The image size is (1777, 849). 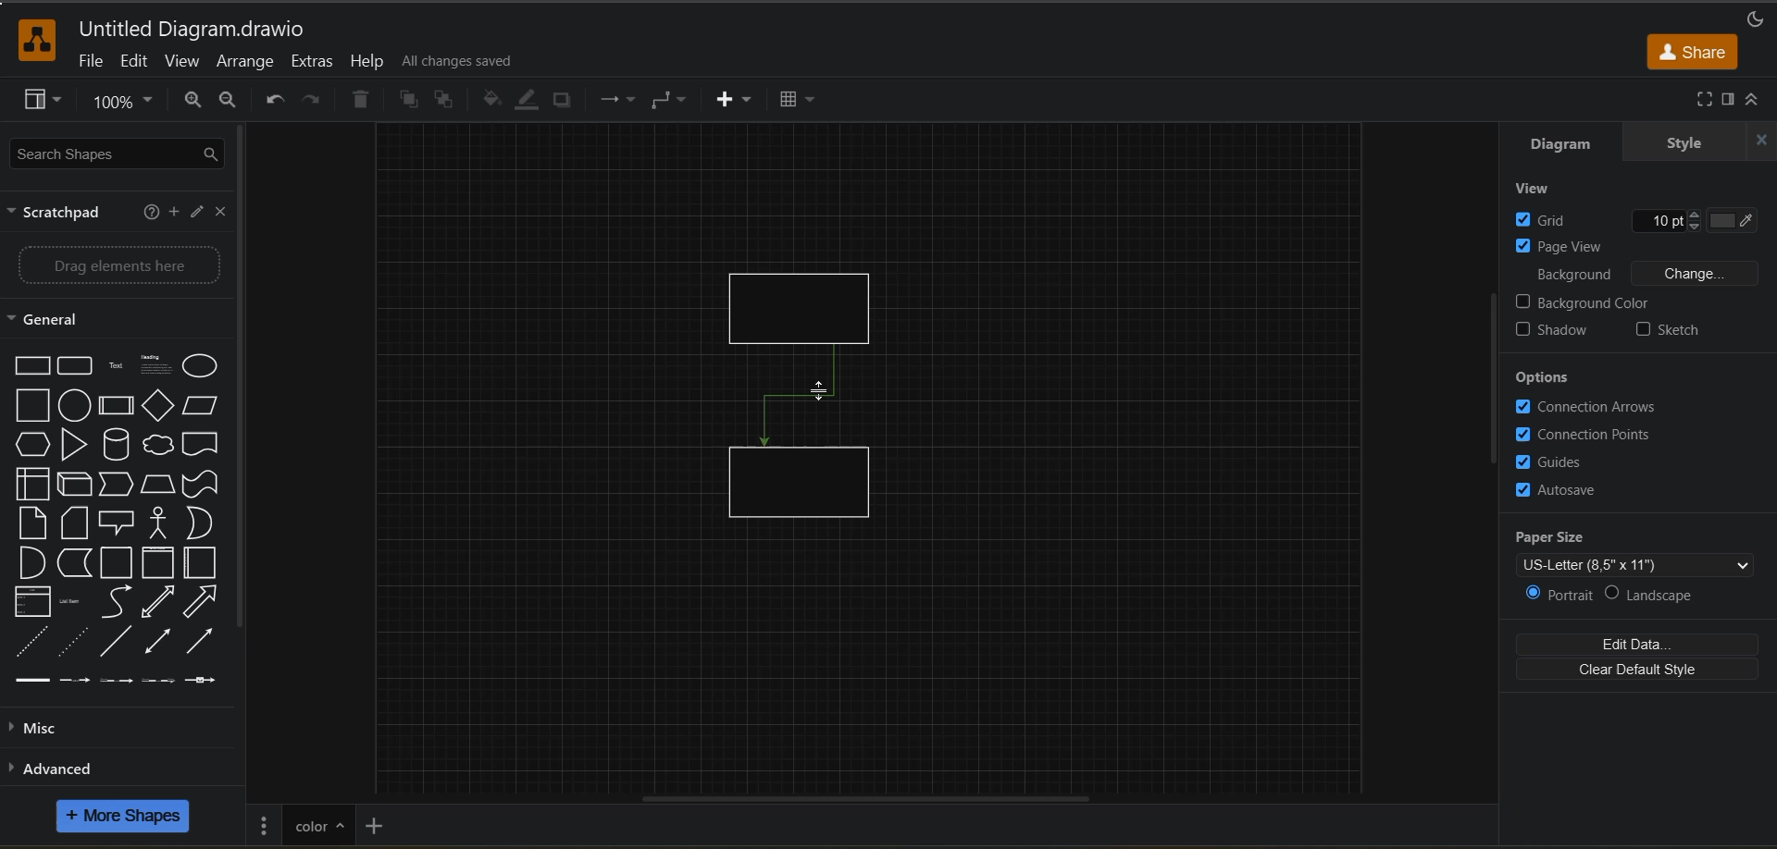 What do you see at coordinates (1642, 548) in the screenshot?
I see `paper size` at bounding box center [1642, 548].